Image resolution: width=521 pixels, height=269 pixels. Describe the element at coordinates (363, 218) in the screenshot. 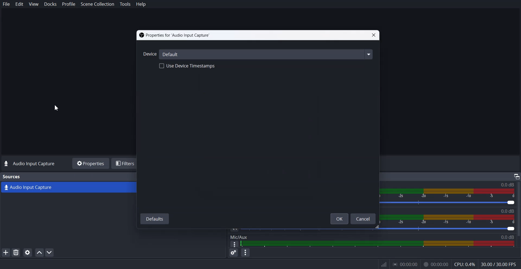

I see `Cancel` at that location.